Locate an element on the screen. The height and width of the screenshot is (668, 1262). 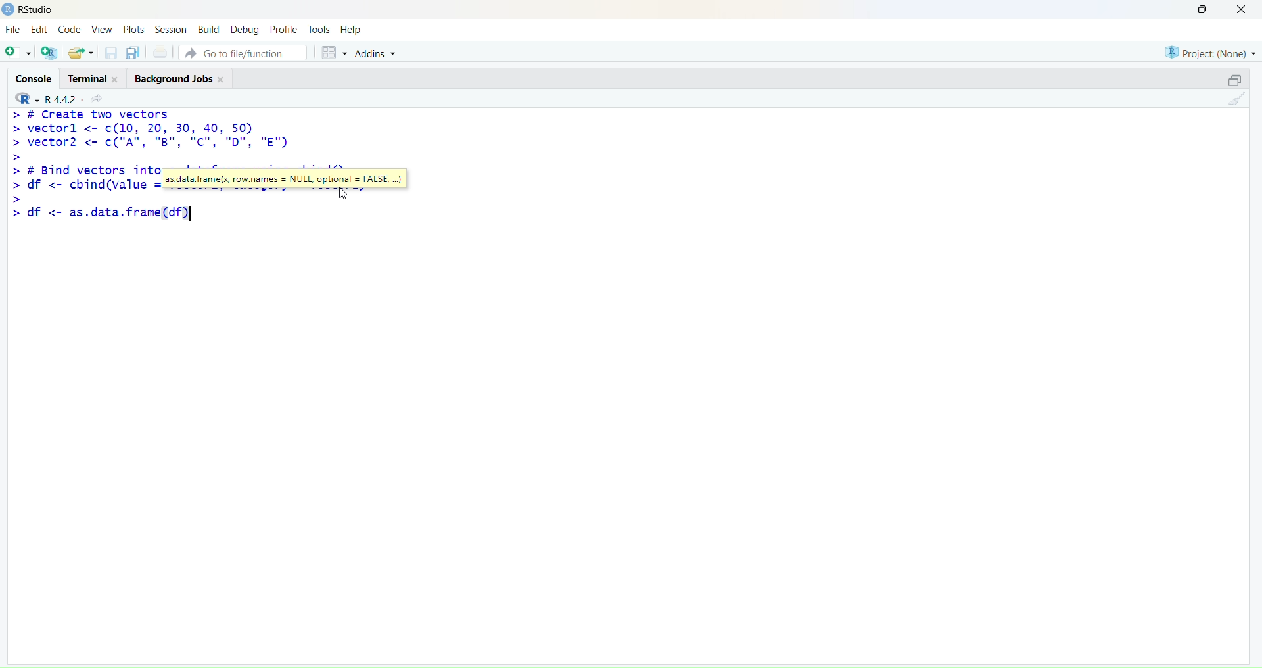
Terminal is located at coordinates (91, 78).